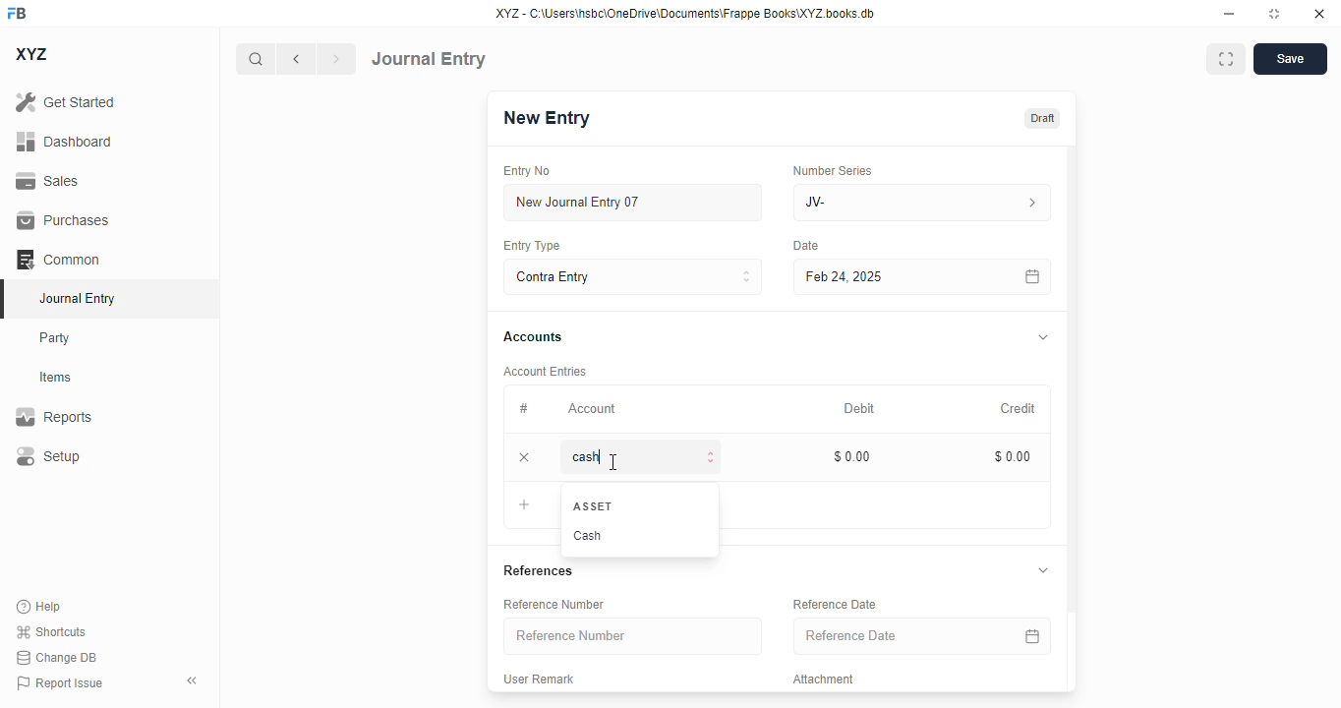  Describe the element at coordinates (556, 604) in the screenshot. I see `reference number` at that location.